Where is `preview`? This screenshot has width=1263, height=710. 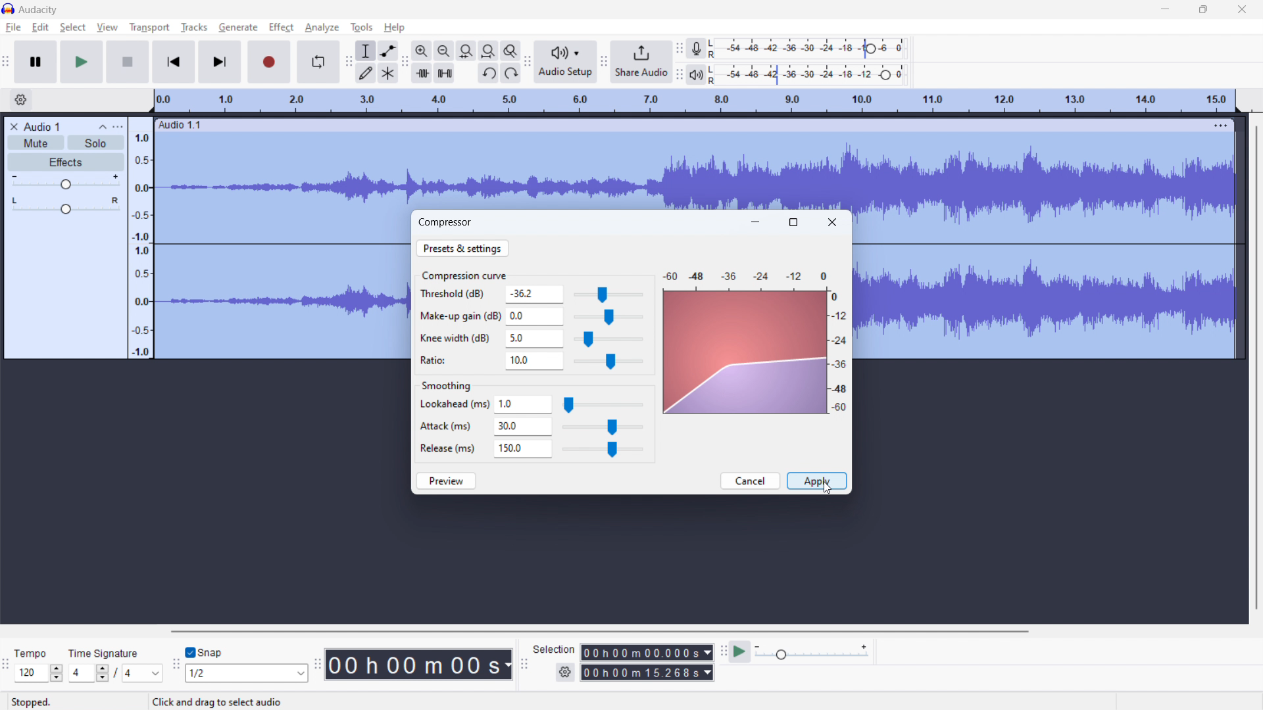
preview is located at coordinates (447, 481).